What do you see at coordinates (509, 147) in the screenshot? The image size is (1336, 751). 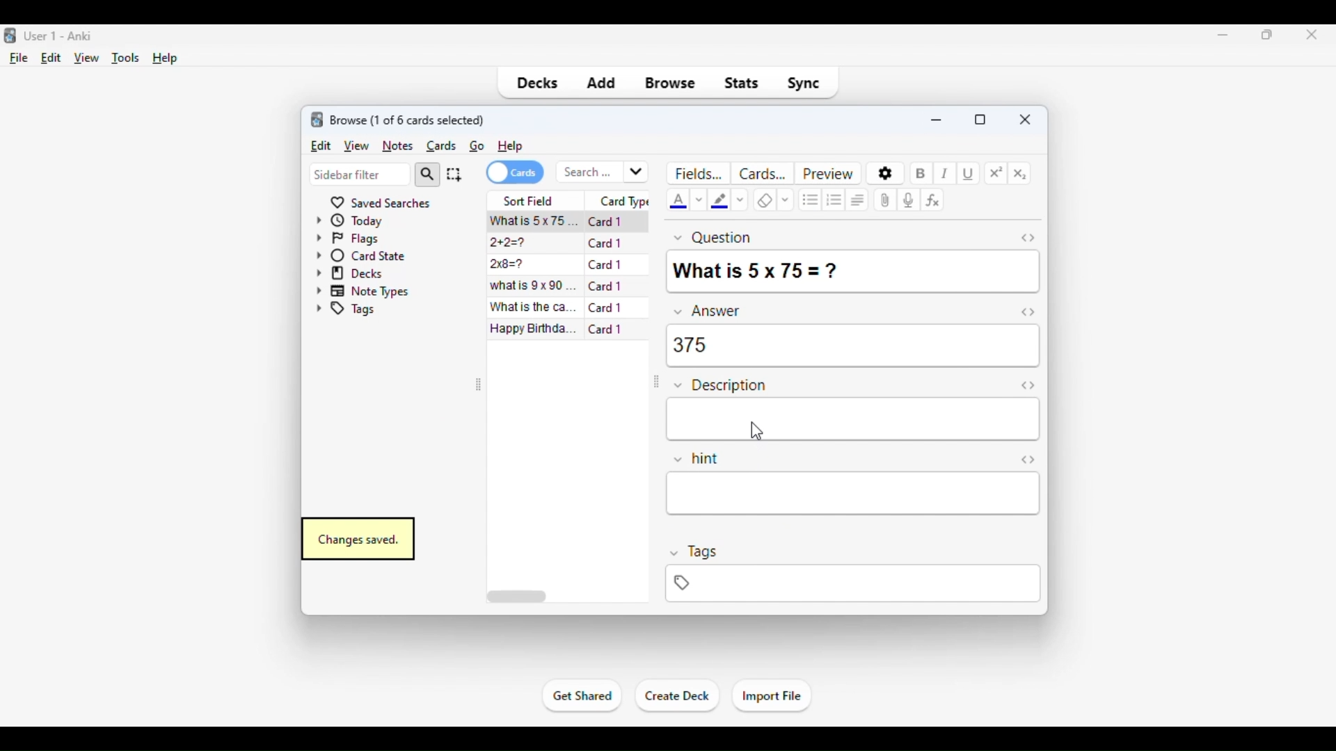 I see `help` at bounding box center [509, 147].